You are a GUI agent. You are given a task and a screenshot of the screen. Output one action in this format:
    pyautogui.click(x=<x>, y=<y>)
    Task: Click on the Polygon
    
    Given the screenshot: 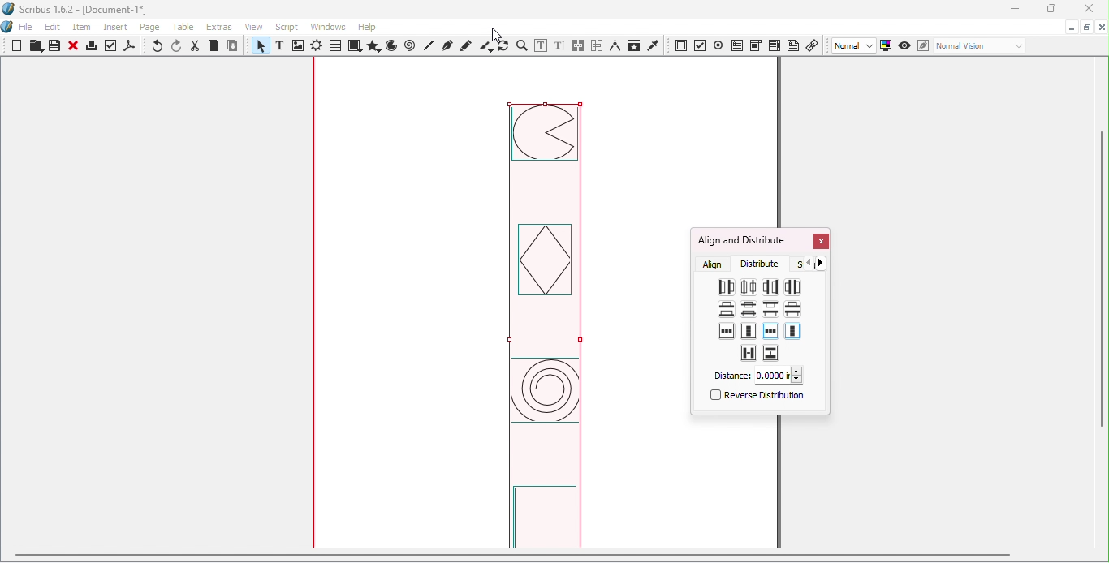 What is the action you would take?
    pyautogui.click(x=372, y=46)
    